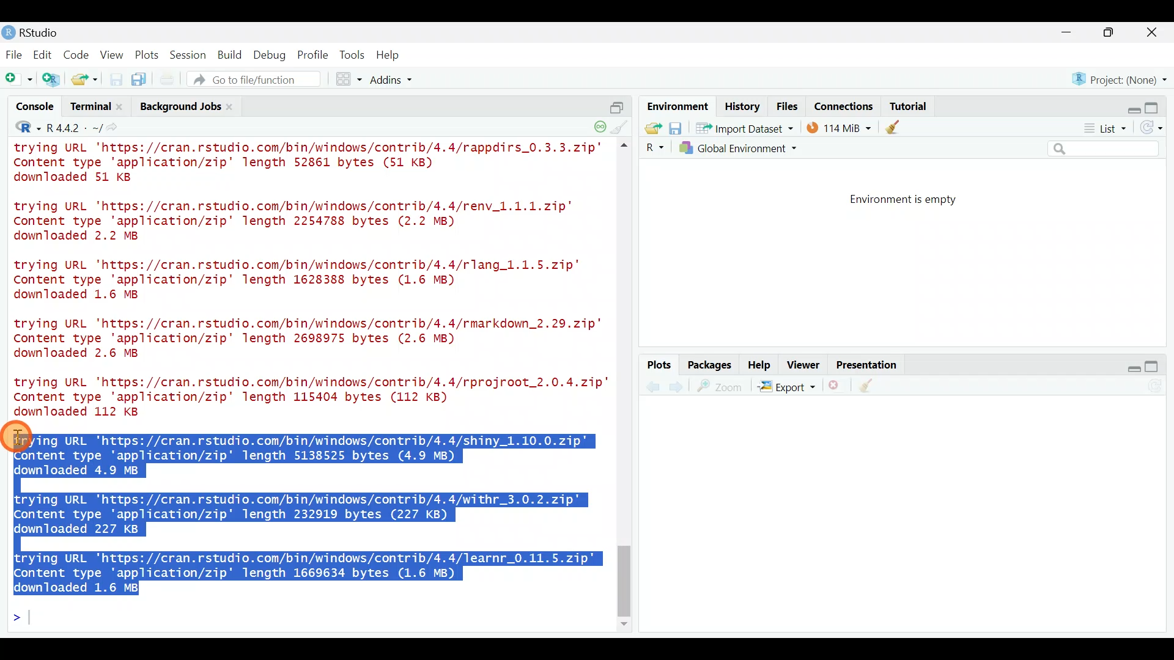 This screenshot has height=660, width=1174. What do you see at coordinates (353, 54) in the screenshot?
I see `Tools` at bounding box center [353, 54].